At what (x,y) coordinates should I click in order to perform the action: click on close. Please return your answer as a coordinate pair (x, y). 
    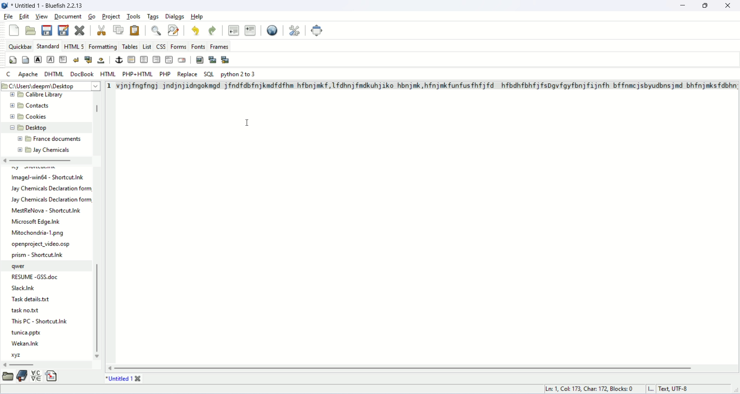
    Looking at the image, I should click on (140, 376).